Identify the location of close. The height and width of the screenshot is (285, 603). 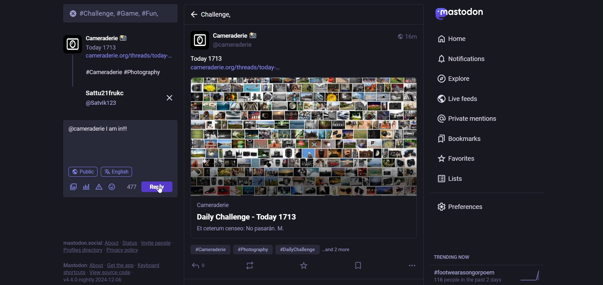
(170, 97).